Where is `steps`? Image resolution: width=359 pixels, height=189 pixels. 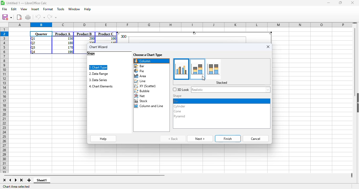
steps is located at coordinates (91, 54).